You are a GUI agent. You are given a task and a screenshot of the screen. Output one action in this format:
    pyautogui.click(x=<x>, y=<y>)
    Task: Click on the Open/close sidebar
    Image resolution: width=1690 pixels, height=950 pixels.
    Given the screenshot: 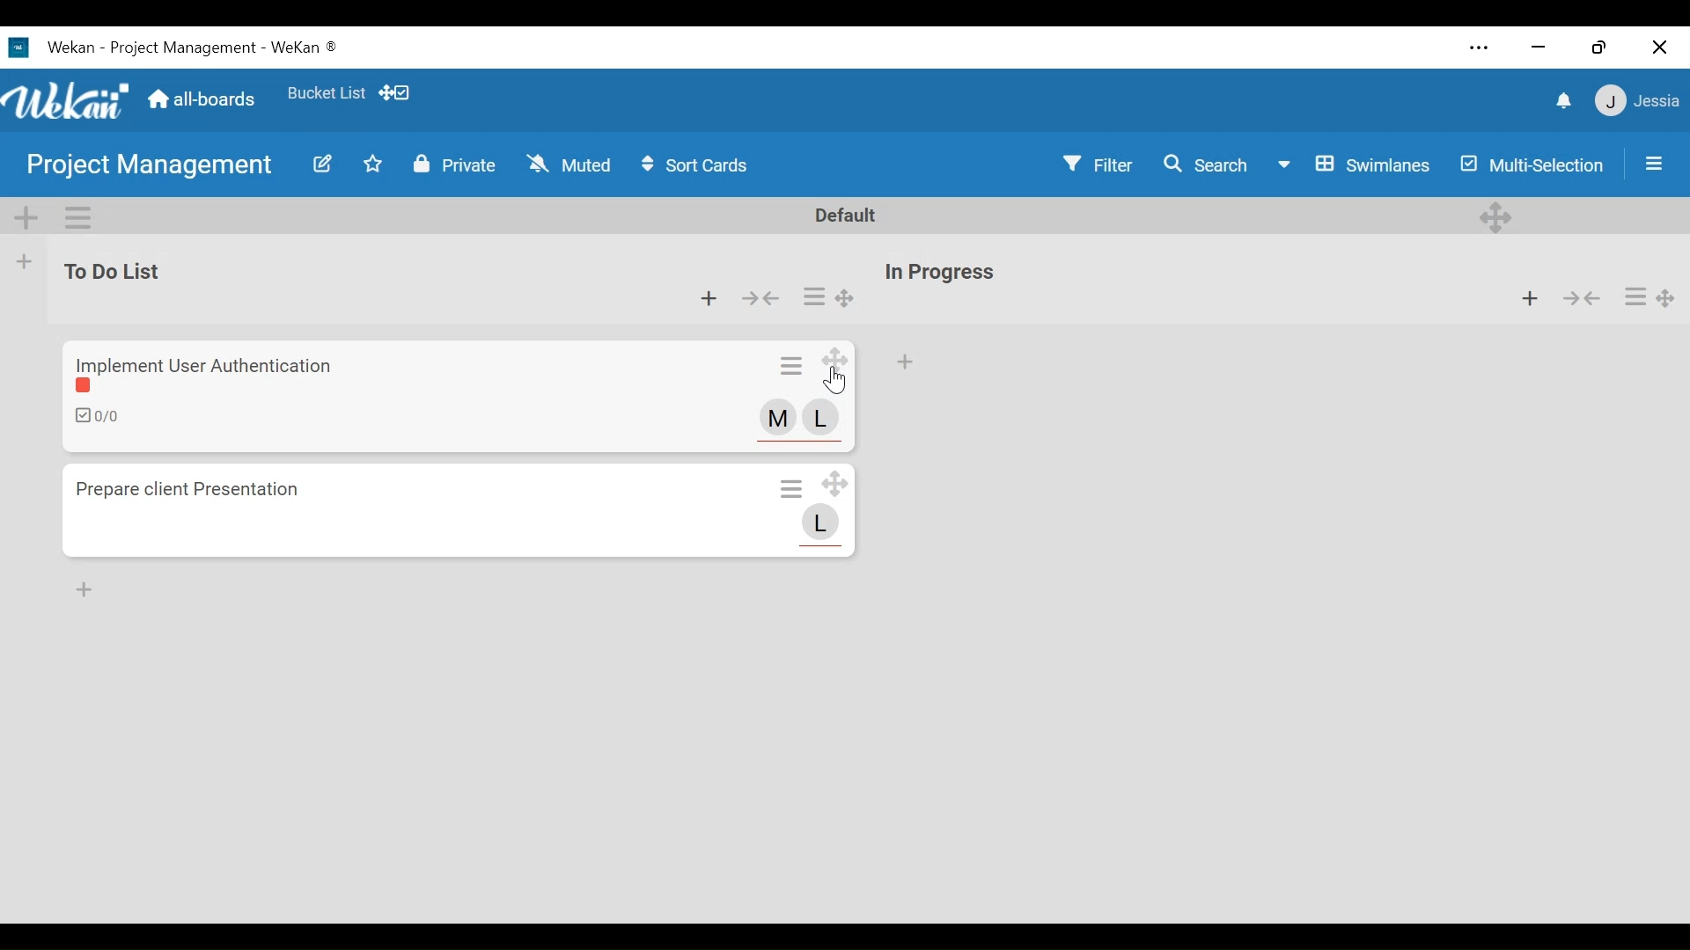 What is the action you would take?
    pyautogui.click(x=1655, y=164)
    